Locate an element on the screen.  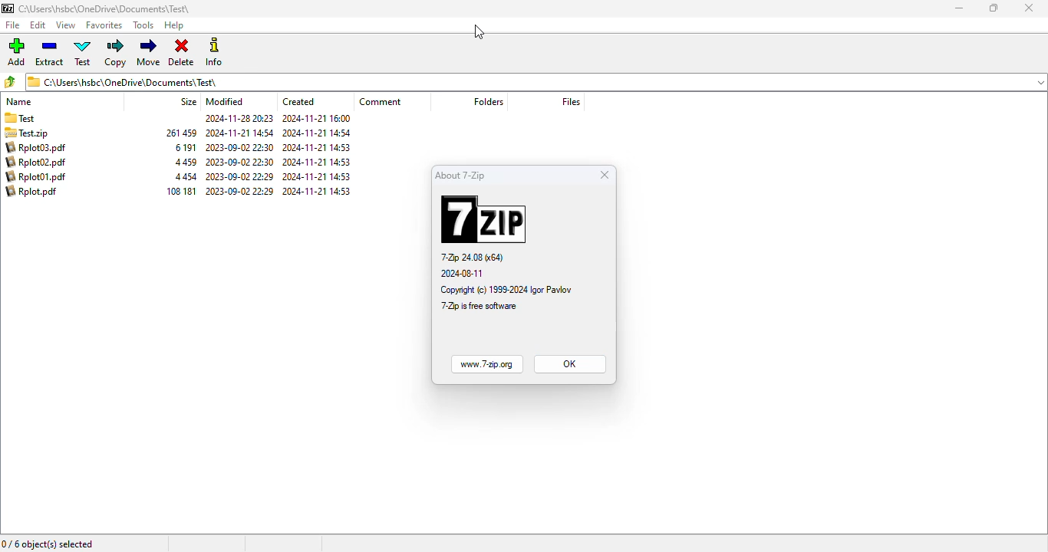
2024-11-21 16:00 is located at coordinates (319, 118).